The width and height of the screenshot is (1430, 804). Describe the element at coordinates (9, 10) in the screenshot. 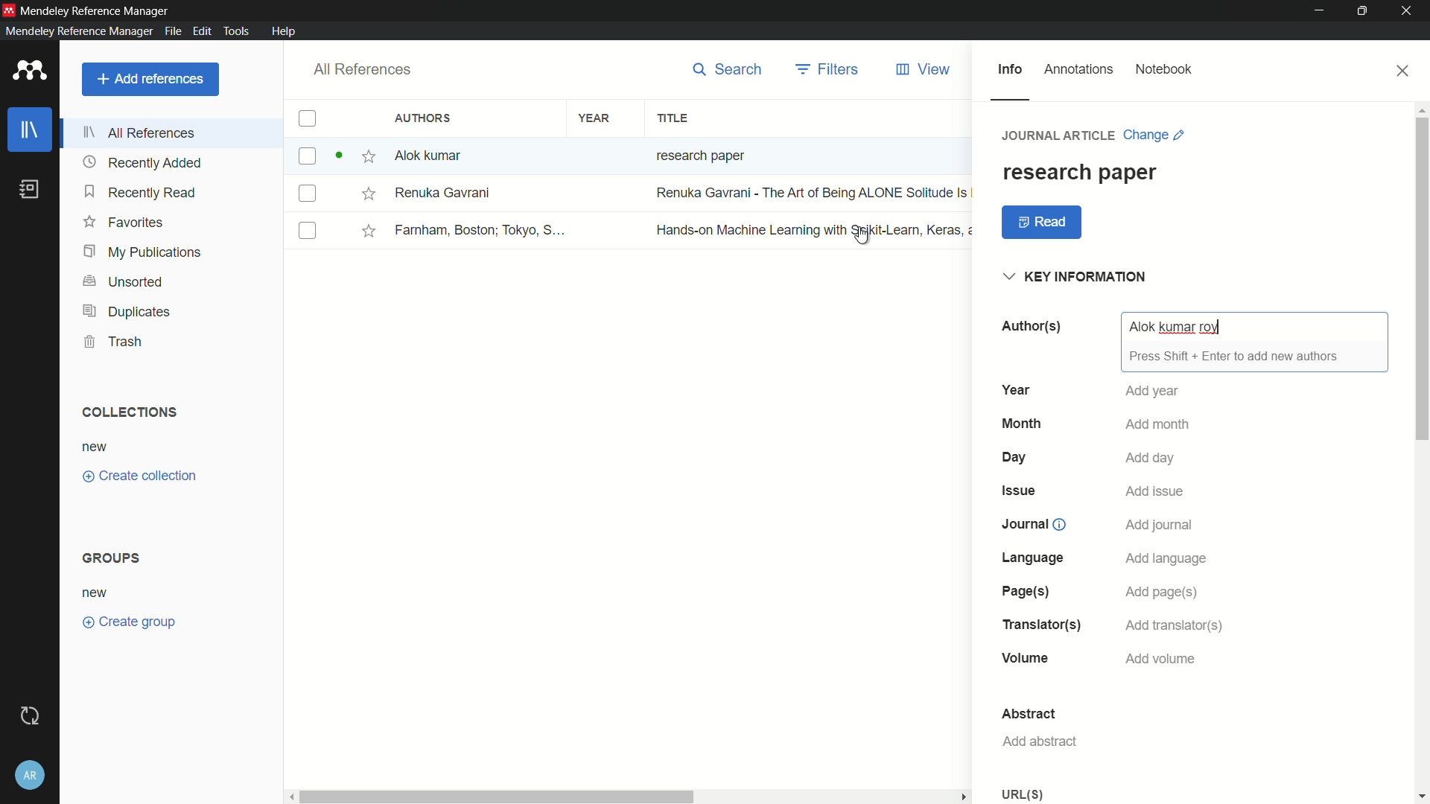

I see `app icon` at that location.